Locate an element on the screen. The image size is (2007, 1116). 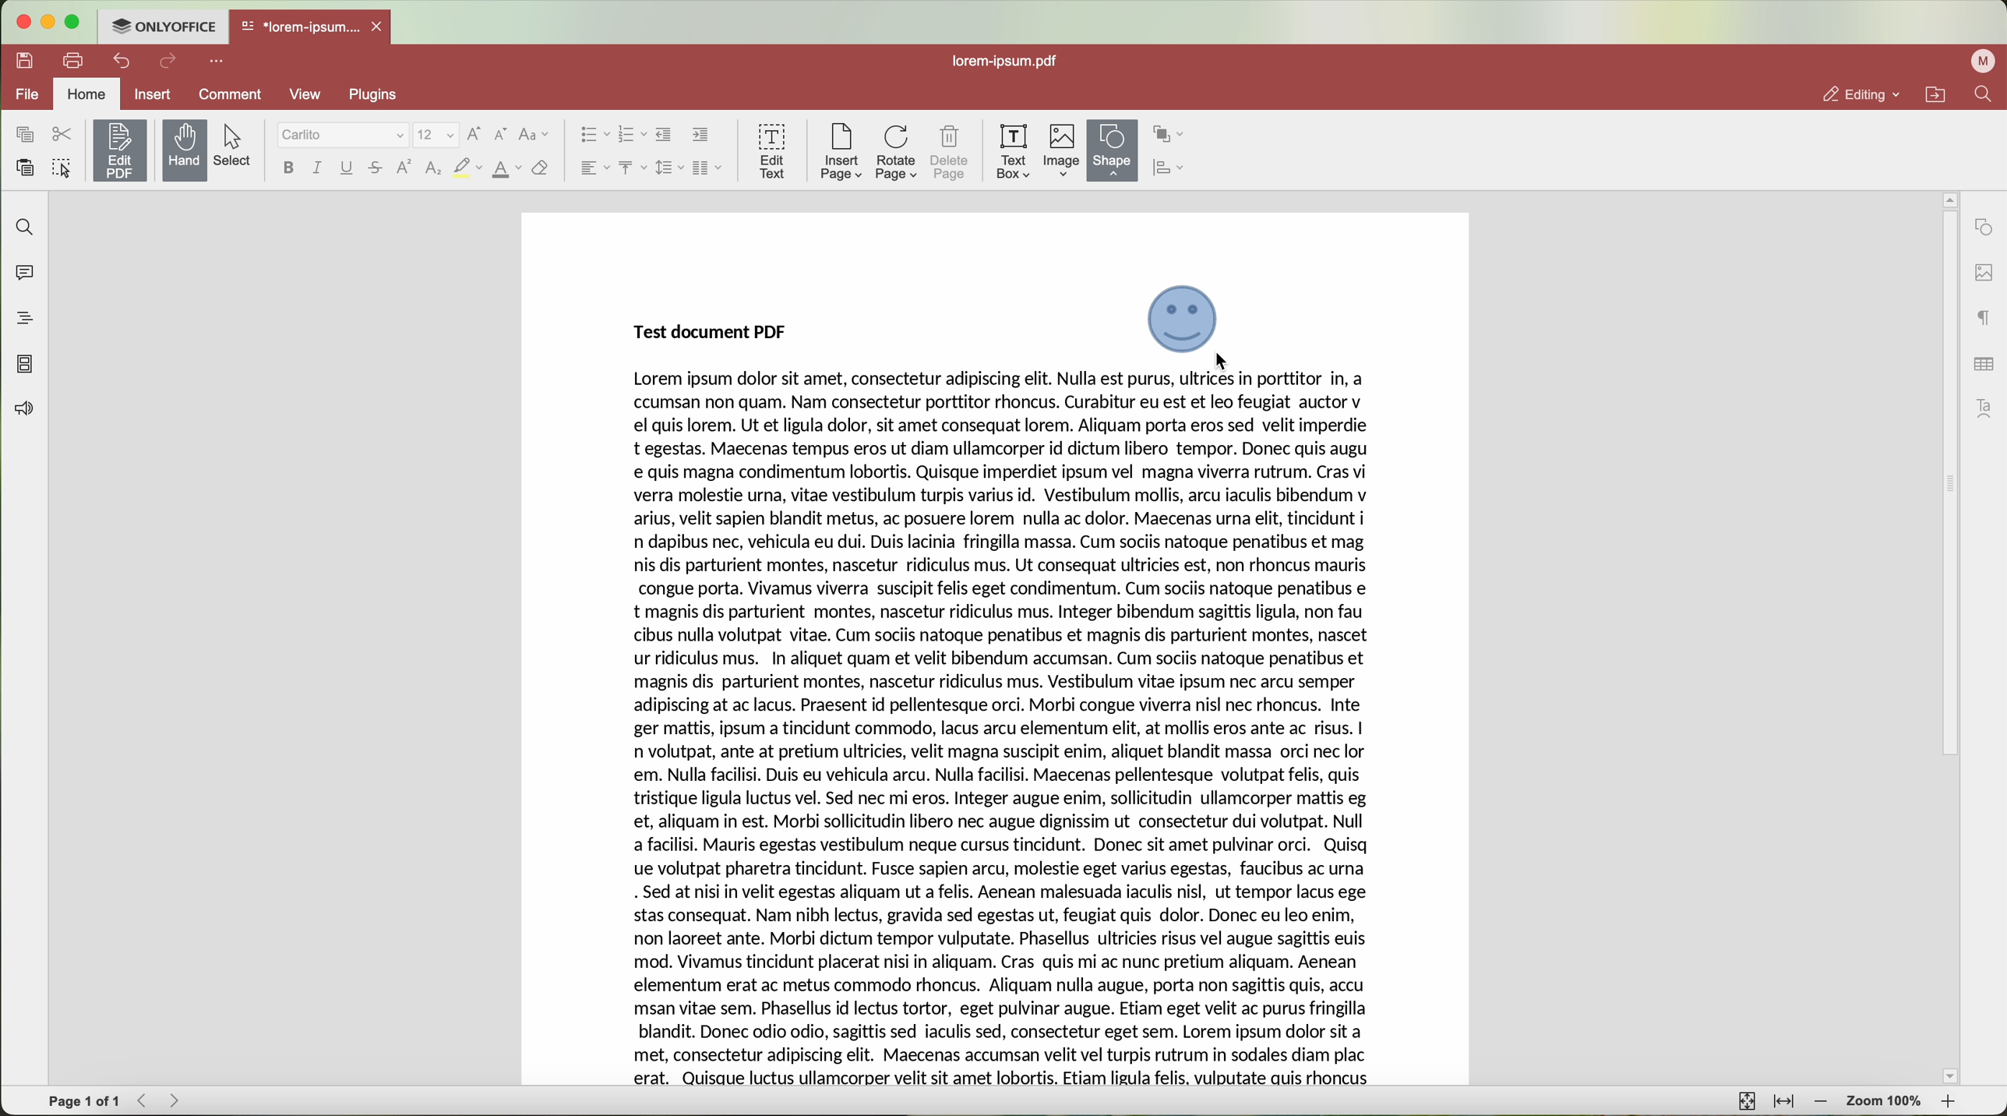
page thumbnails is located at coordinates (25, 366).